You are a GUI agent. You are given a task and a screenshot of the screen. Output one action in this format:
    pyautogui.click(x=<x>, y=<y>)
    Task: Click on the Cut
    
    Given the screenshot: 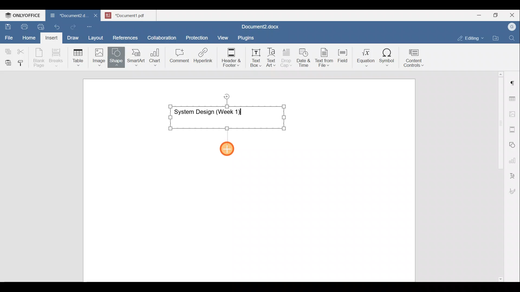 What is the action you would take?
    pyautogui.click(x=23, y=50)
    